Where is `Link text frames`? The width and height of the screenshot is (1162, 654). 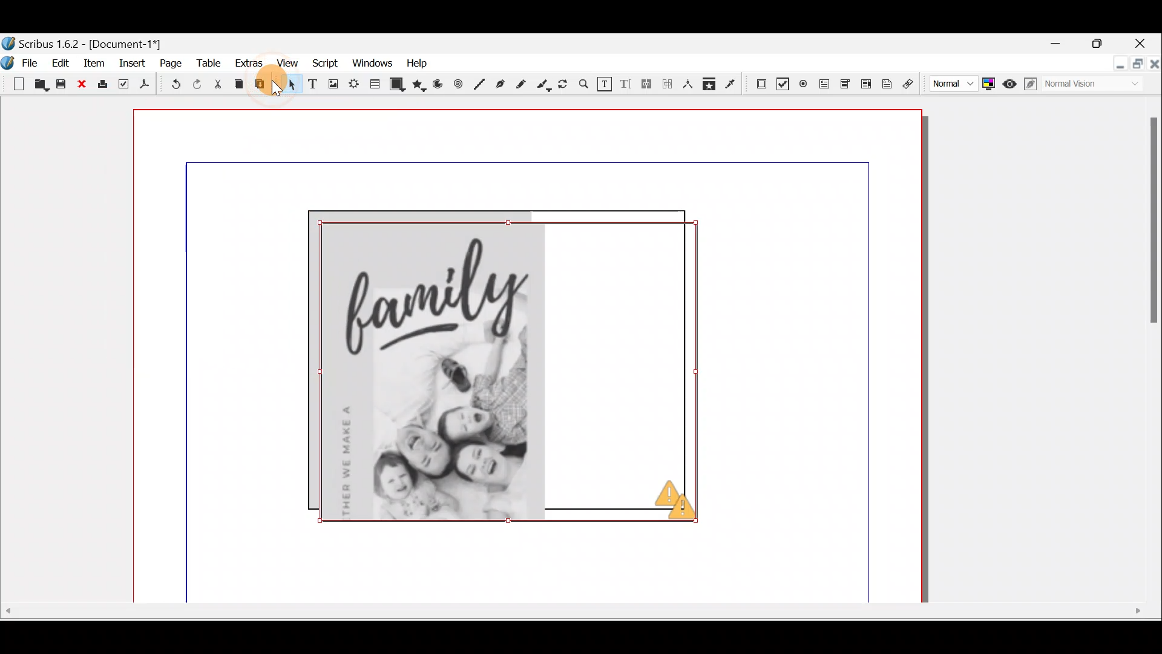
Link text frames is located at coordinates (647, 87).